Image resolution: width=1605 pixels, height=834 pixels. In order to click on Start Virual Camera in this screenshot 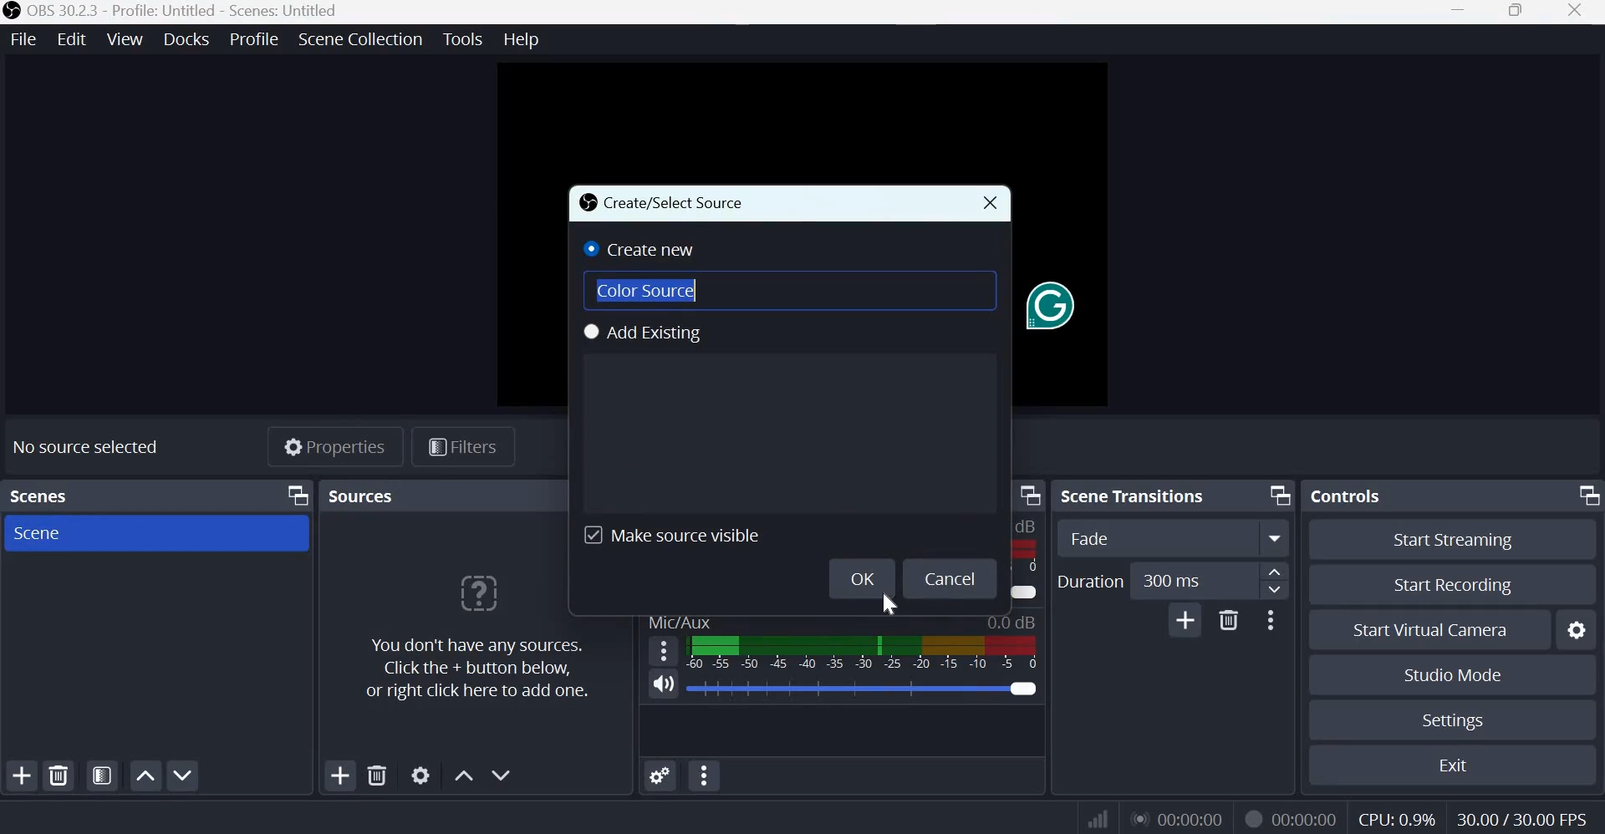, I will do `click(1430, 631)`.